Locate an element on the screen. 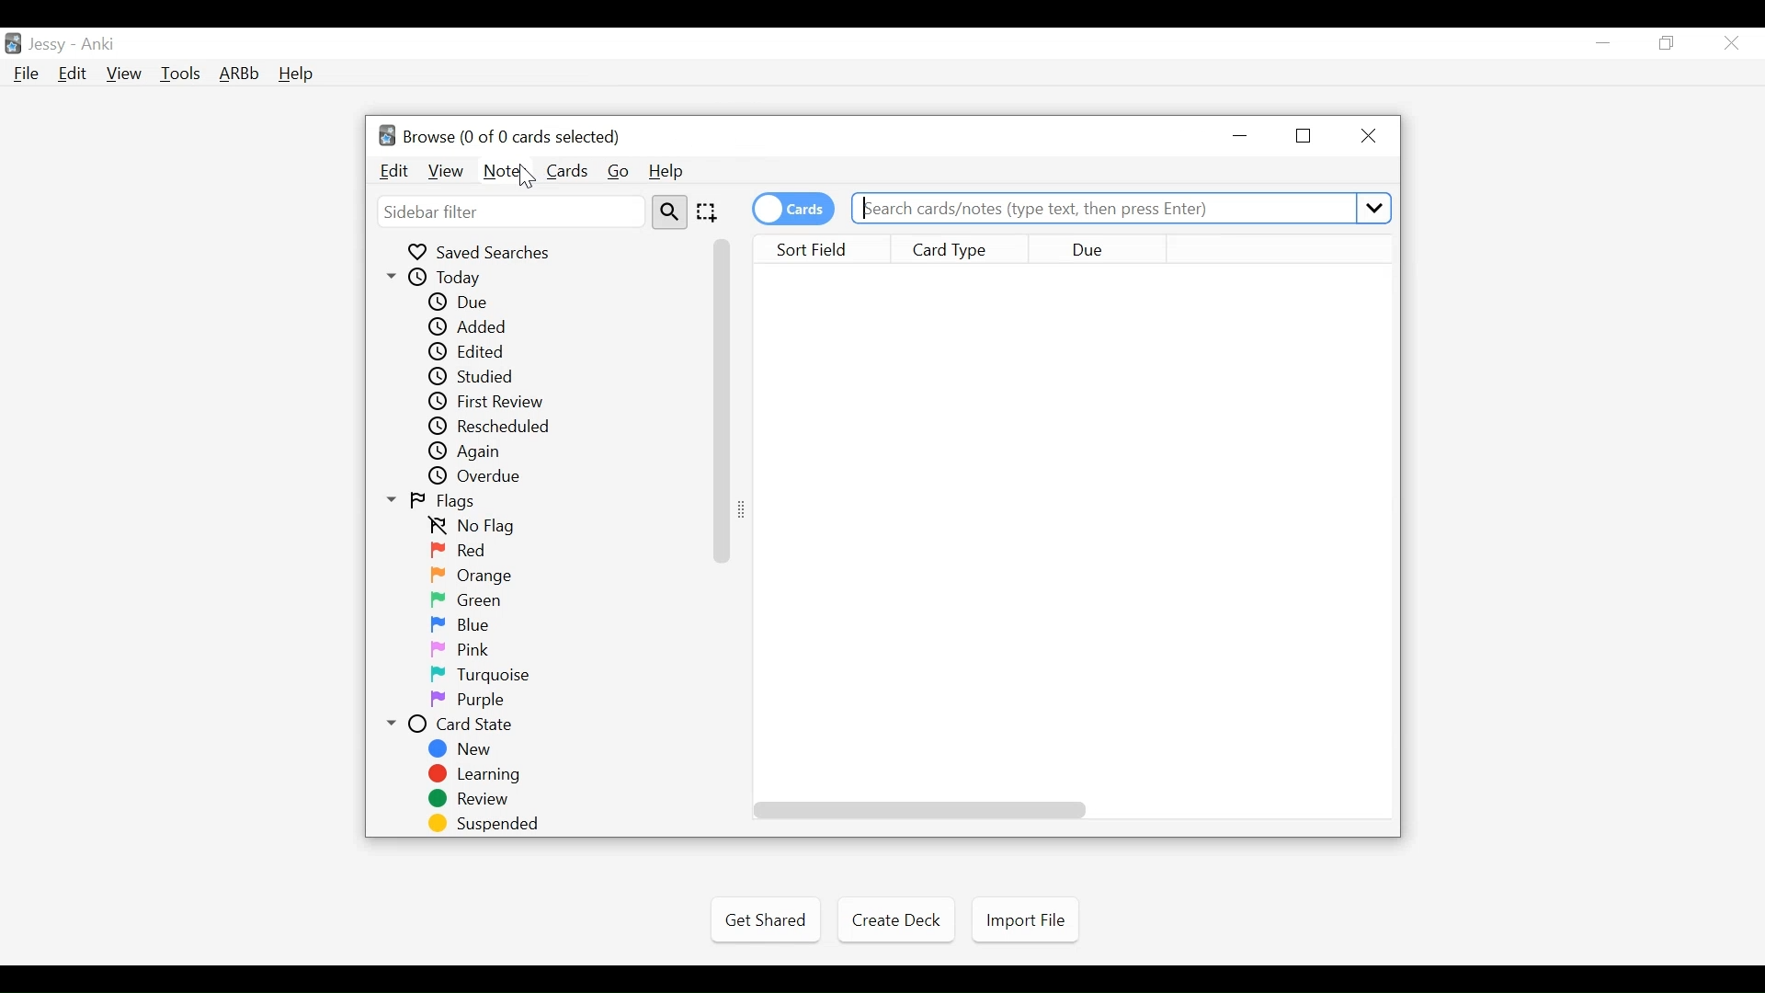 This screenshot has width=1765, height=993. View is located at coordinates (125, 74).